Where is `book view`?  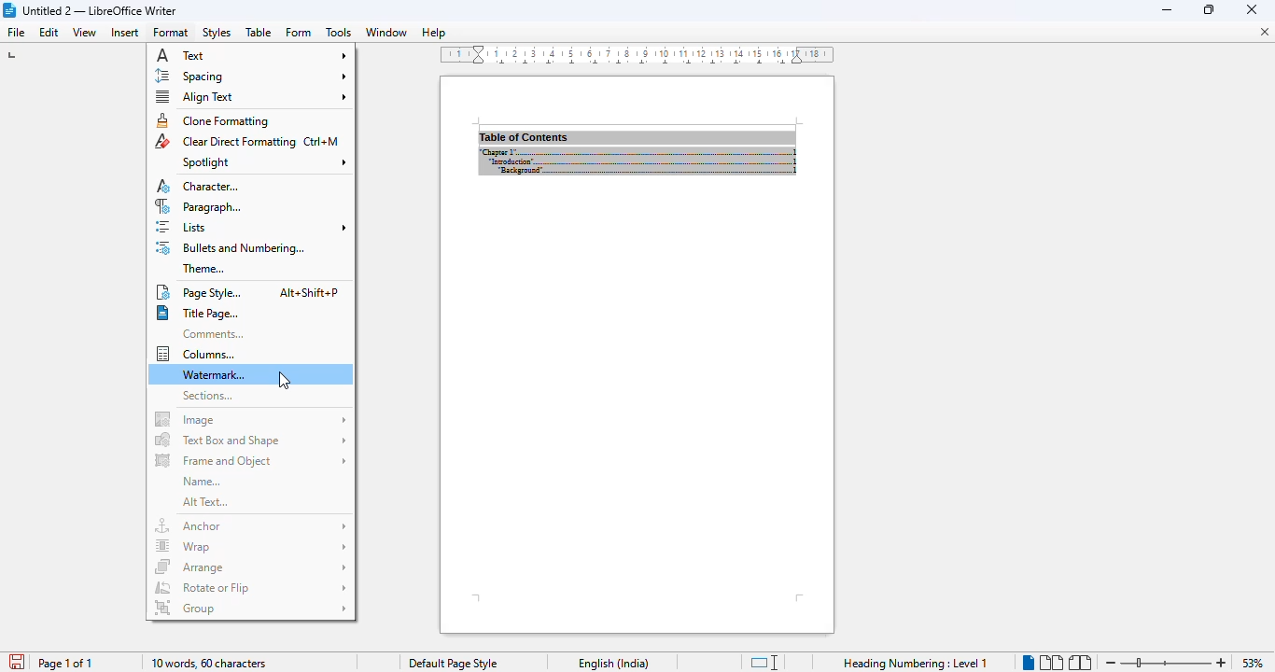
book view is located at coordinates (1079, 663).